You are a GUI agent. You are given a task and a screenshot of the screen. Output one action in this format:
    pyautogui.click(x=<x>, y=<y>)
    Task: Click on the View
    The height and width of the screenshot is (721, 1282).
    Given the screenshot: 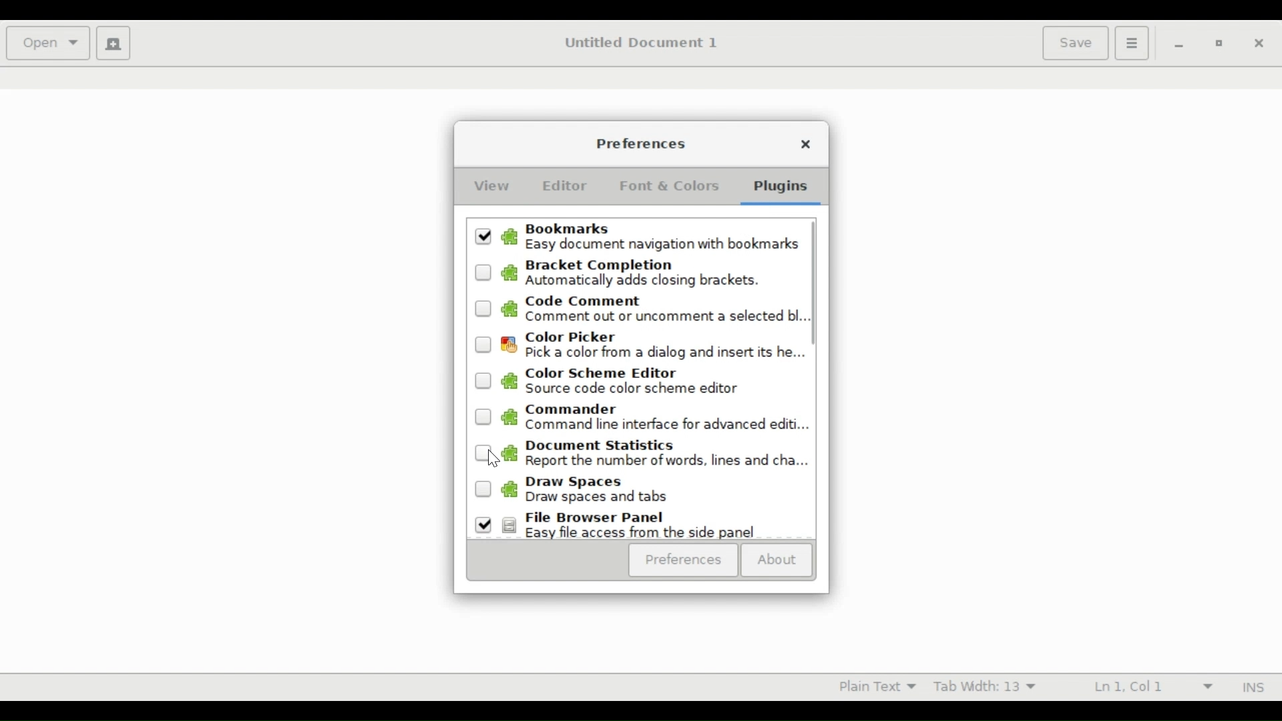 What is the action you would take?
    pyautogui.click(x=488, y=187)
    